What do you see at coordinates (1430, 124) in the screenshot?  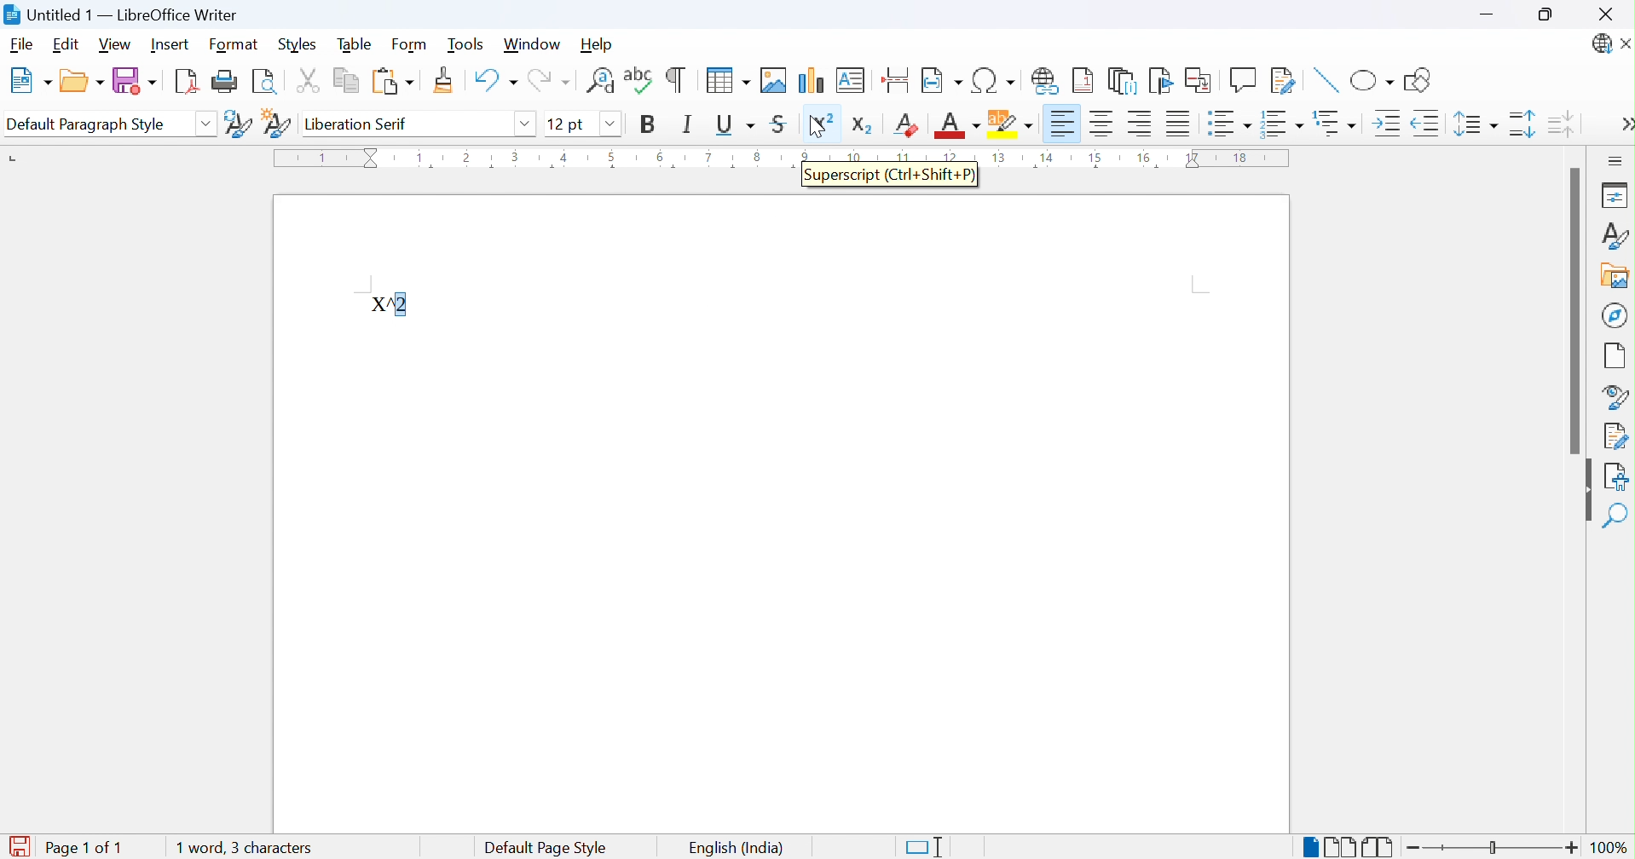 I see `Decrease indent` at bounding box center [1430, 124].